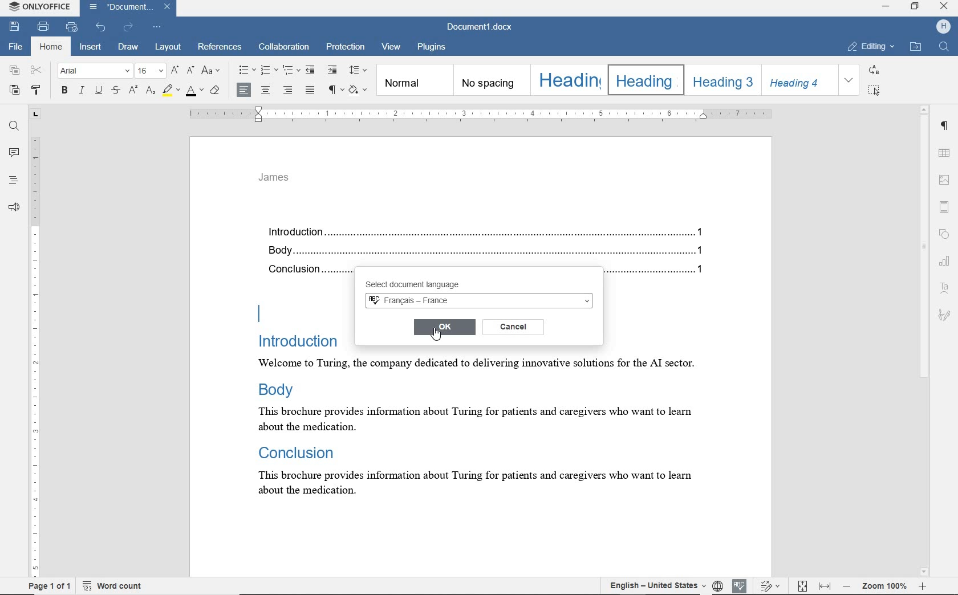 Image resolution: width=958 pixels, height=595 pixels. I want to click on headings, so click(13, 181).